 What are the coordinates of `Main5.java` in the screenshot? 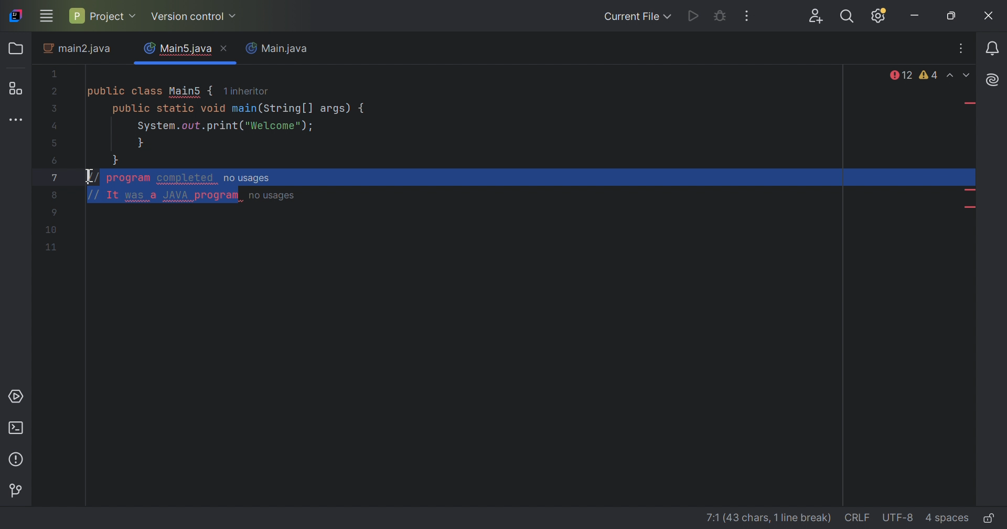 It's located at (178, 47).